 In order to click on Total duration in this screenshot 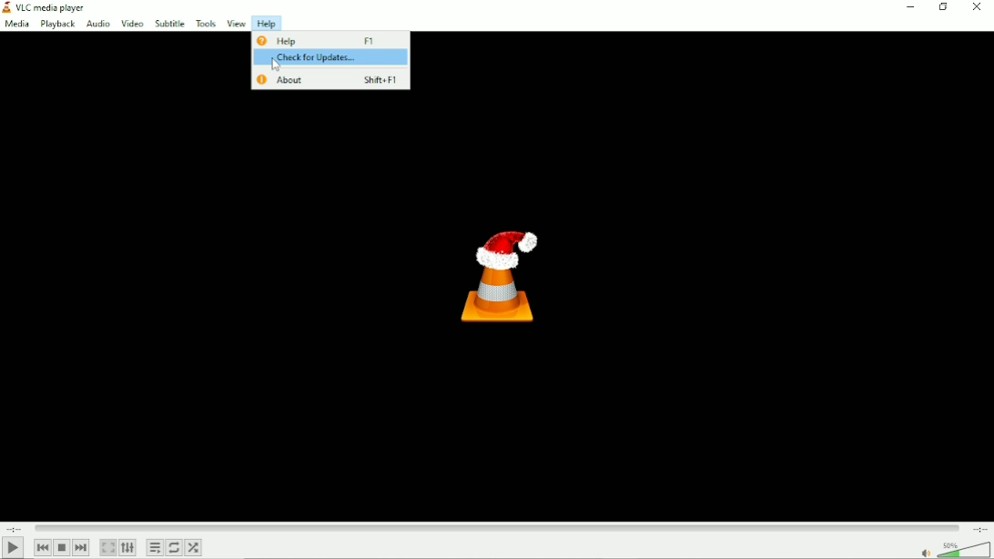, I will do `click(979, 530)`.